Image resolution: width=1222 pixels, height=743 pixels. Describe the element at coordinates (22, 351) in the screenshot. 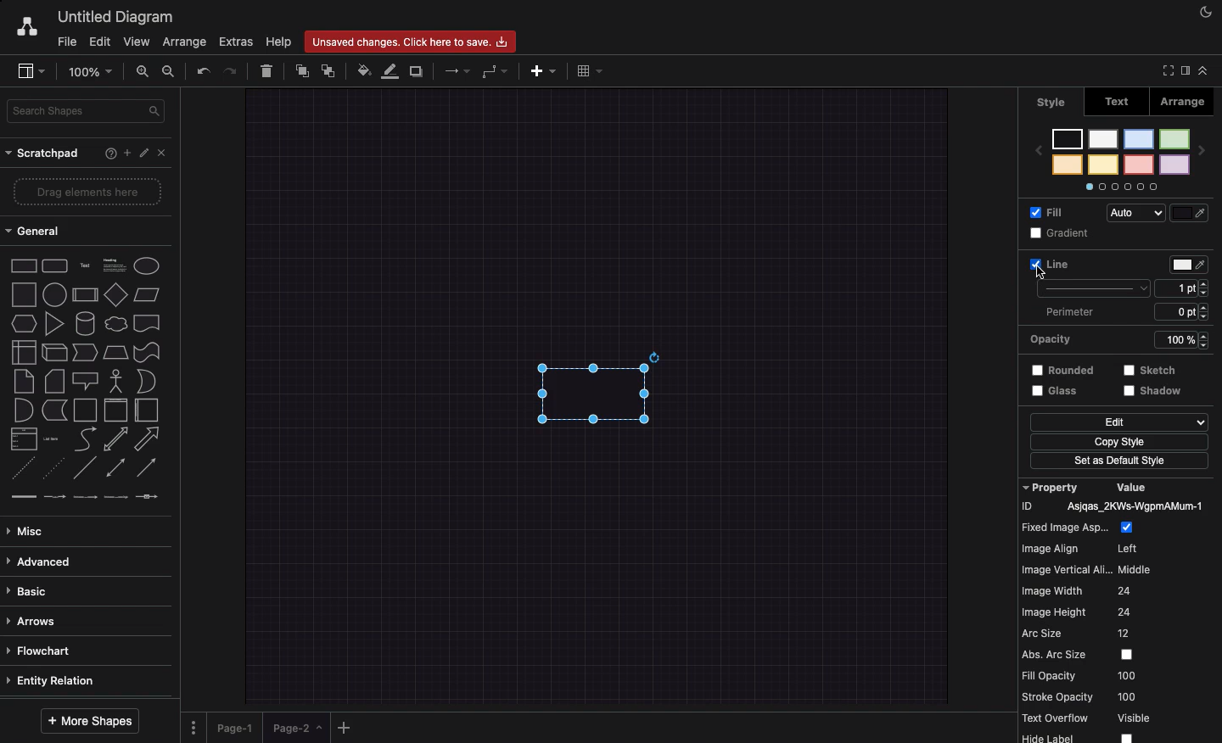

I see `internal storage` at that location.